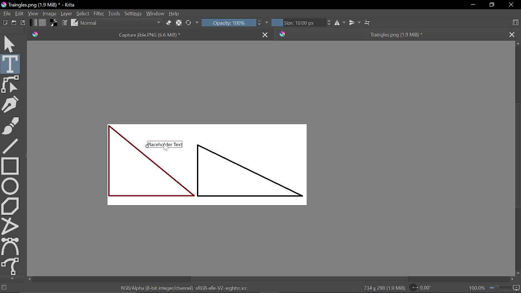 Image resolution: width=521 pixels, height=293 pixels. What do you see at coordinates (50, 13) in the screenshot?
I see `Image` at bounding box center [50, 13].